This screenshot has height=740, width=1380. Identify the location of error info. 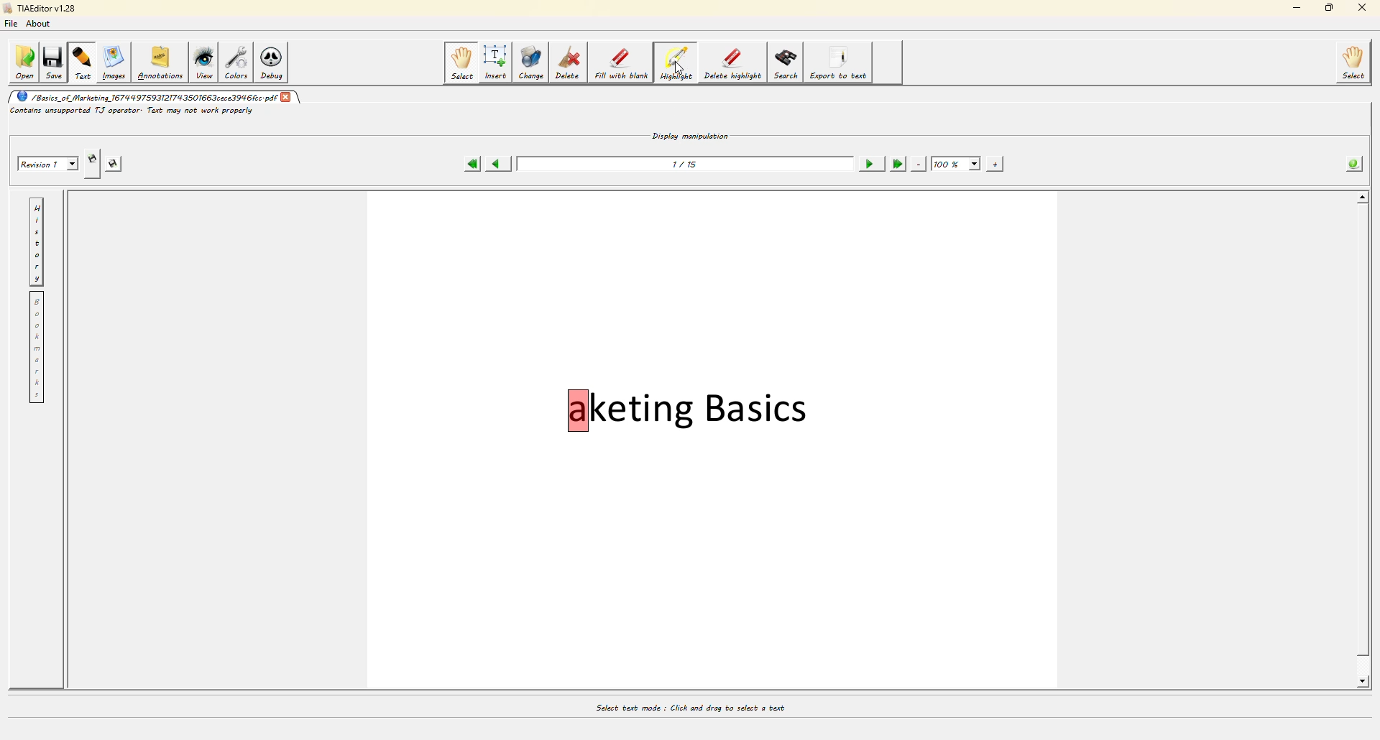
(128, 111).